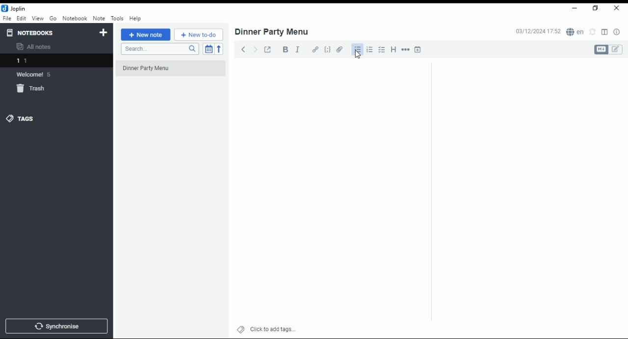  What do you see at coordinates (199, 35) in the screenshot?
I see `new to-do list` at bounding box center [199, 35].